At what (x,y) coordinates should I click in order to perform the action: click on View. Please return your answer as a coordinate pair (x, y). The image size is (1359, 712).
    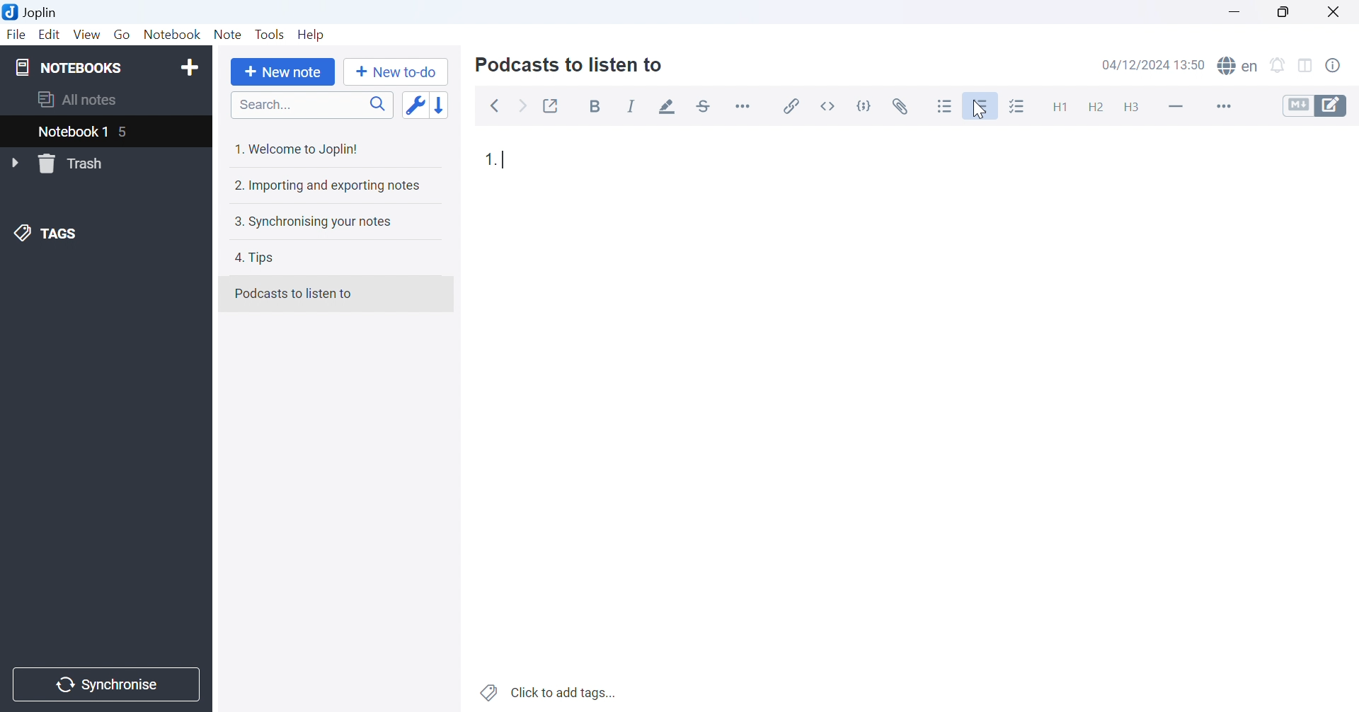
    Looking at the image, I should click on (87, 33).